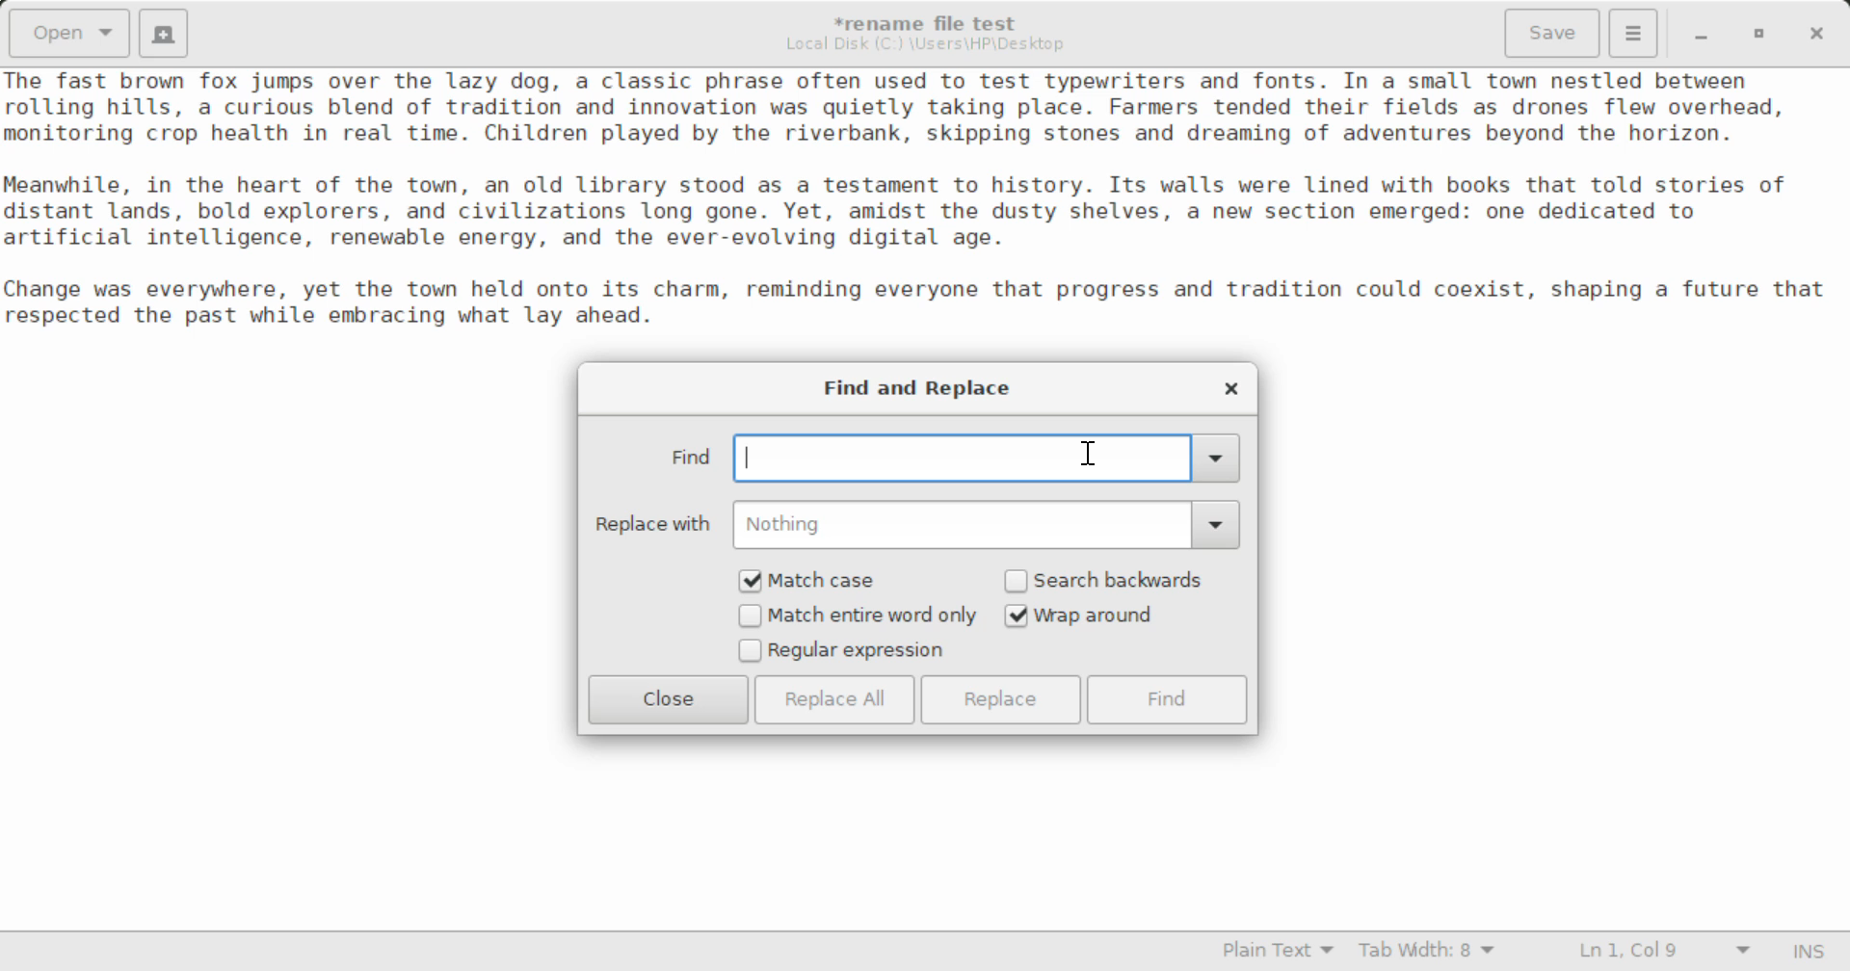  What do you see at coordinates (1705, 33) in the screenshot?
I see `Restore Down` at bounding box center [1705, 33].